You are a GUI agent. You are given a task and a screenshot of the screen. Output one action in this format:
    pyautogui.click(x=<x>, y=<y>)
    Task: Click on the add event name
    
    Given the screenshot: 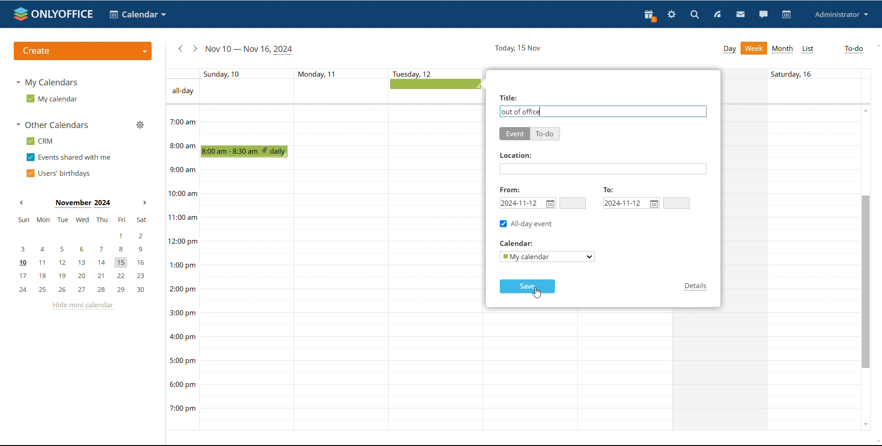 What is the action you would take?
    pyautogui.click(x=604, y=111)
    